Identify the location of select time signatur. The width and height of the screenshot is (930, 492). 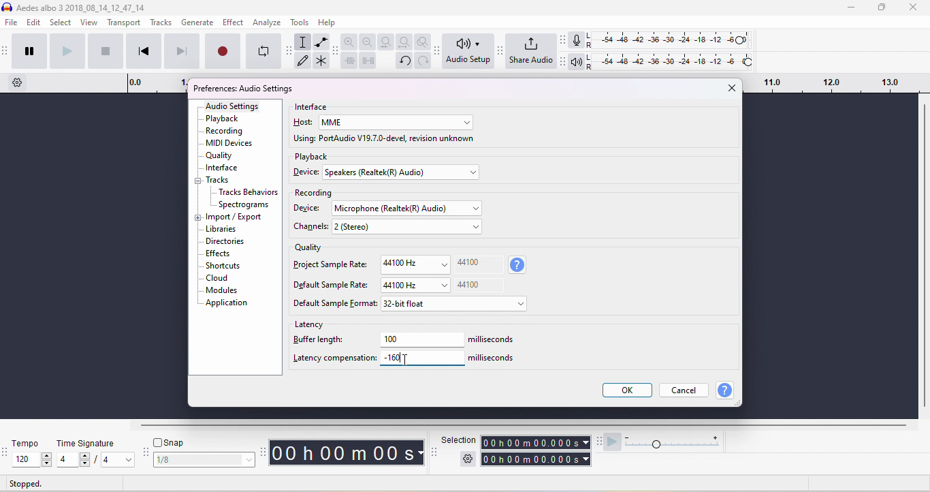
(97, 461).